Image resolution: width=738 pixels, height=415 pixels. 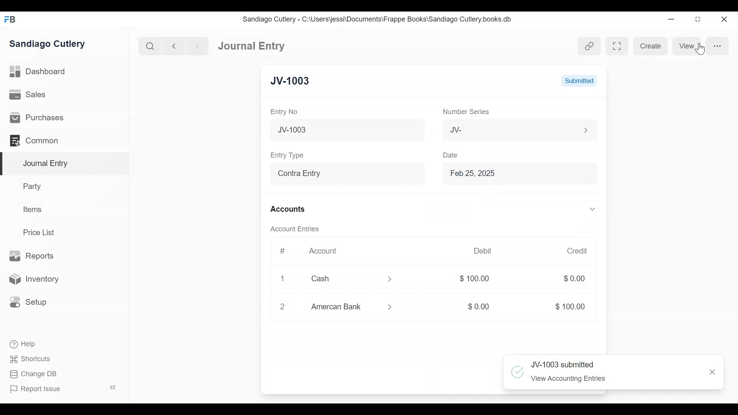 What do you see at coordinates (346, 173) in the screenshot?
I see `Contra Entry` at bounding box center [346, 173].